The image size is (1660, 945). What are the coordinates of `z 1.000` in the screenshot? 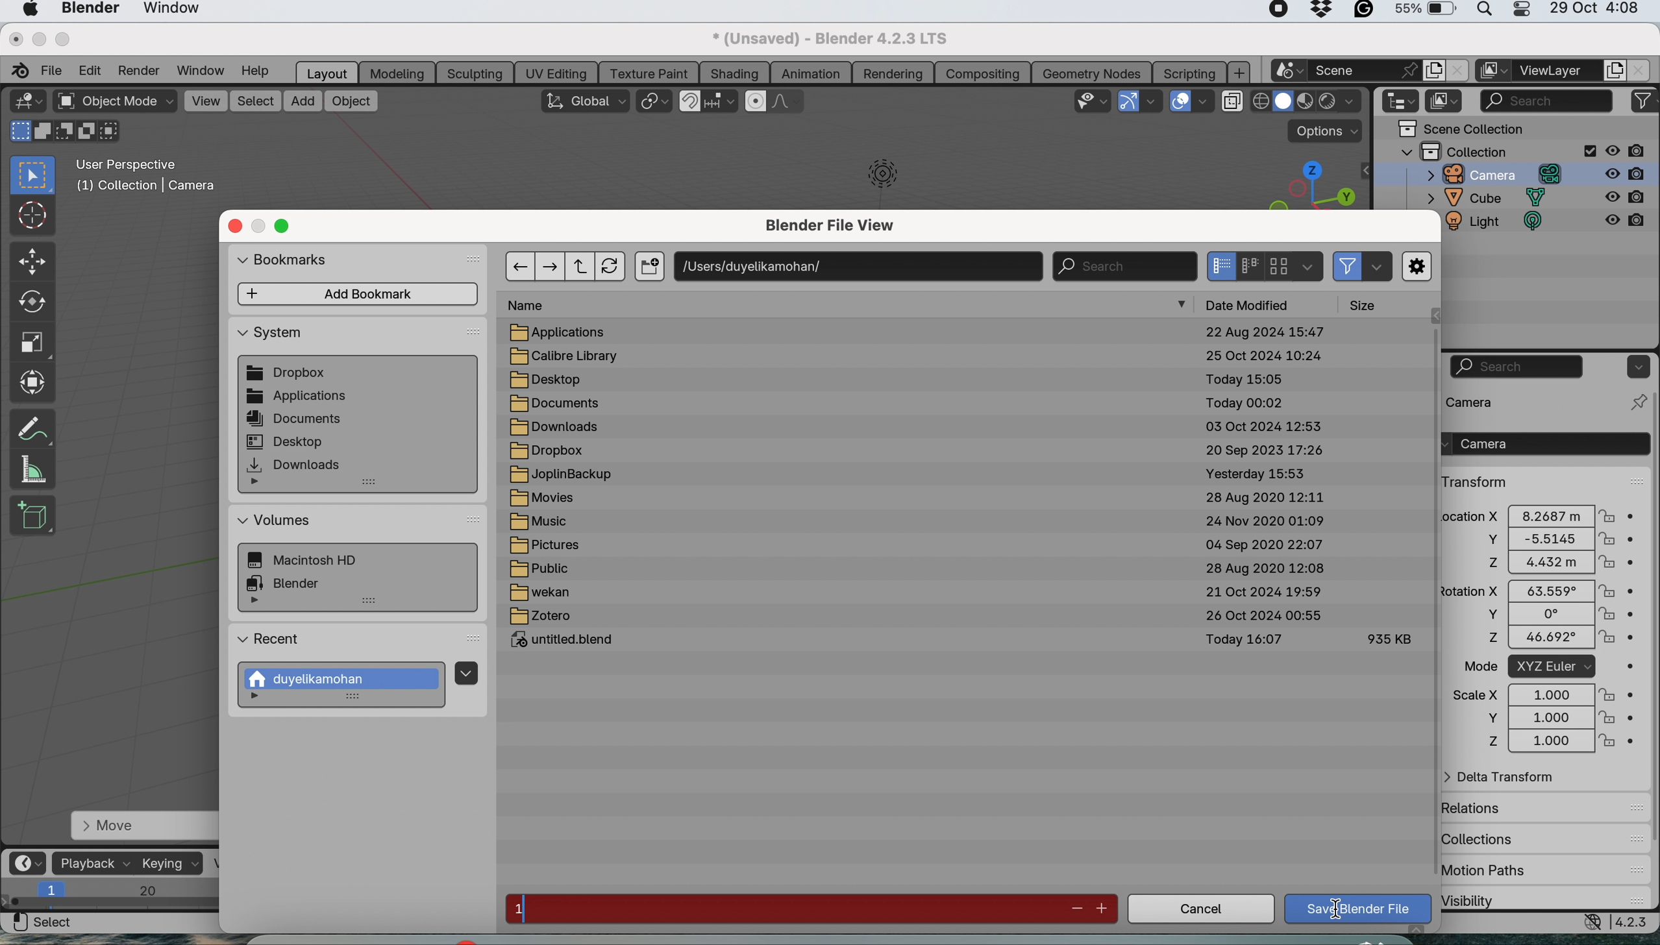 It's located at (1544, 742).